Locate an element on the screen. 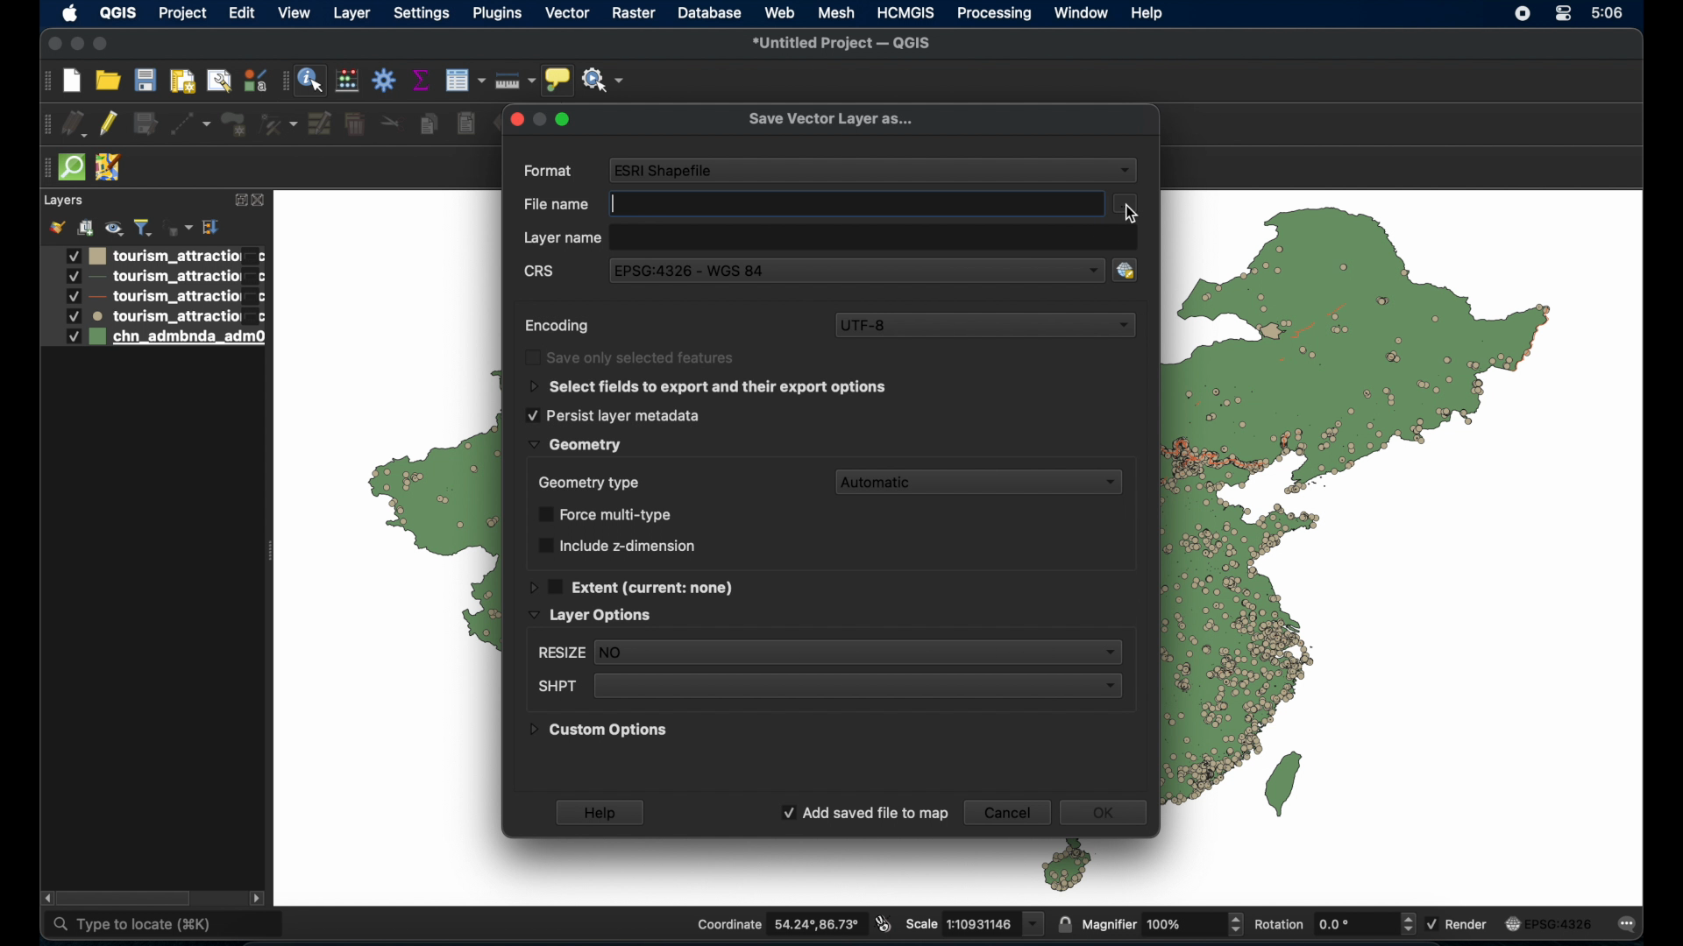 This screenshot has width=1683, height=946. tags field is located at coordinates (875, 236).